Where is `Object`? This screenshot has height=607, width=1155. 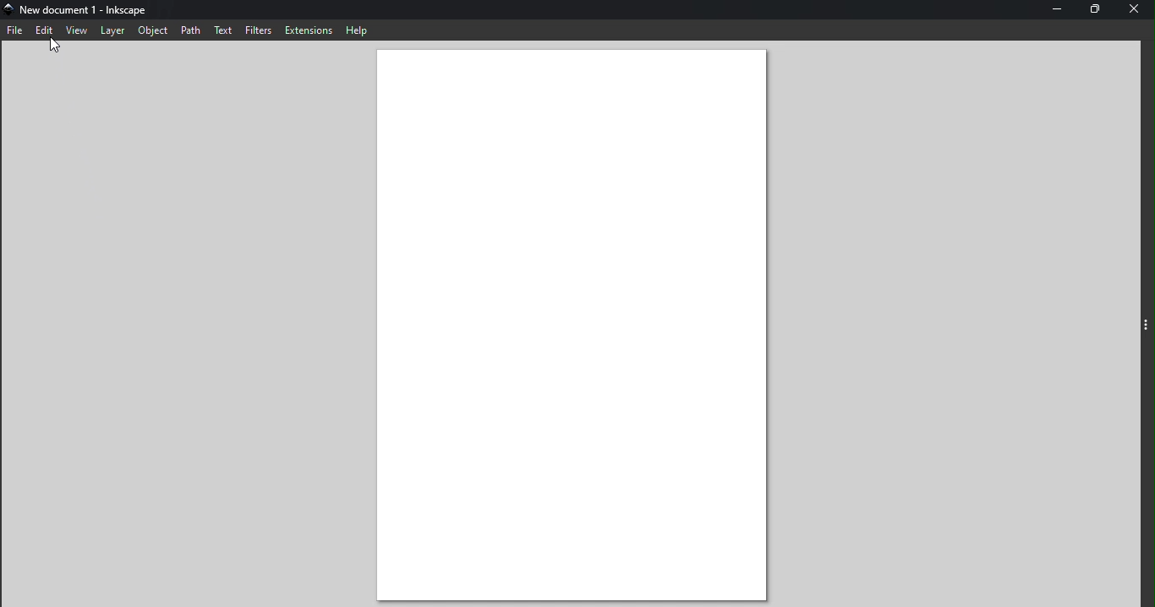 Object is located at coordinates (150, 31).